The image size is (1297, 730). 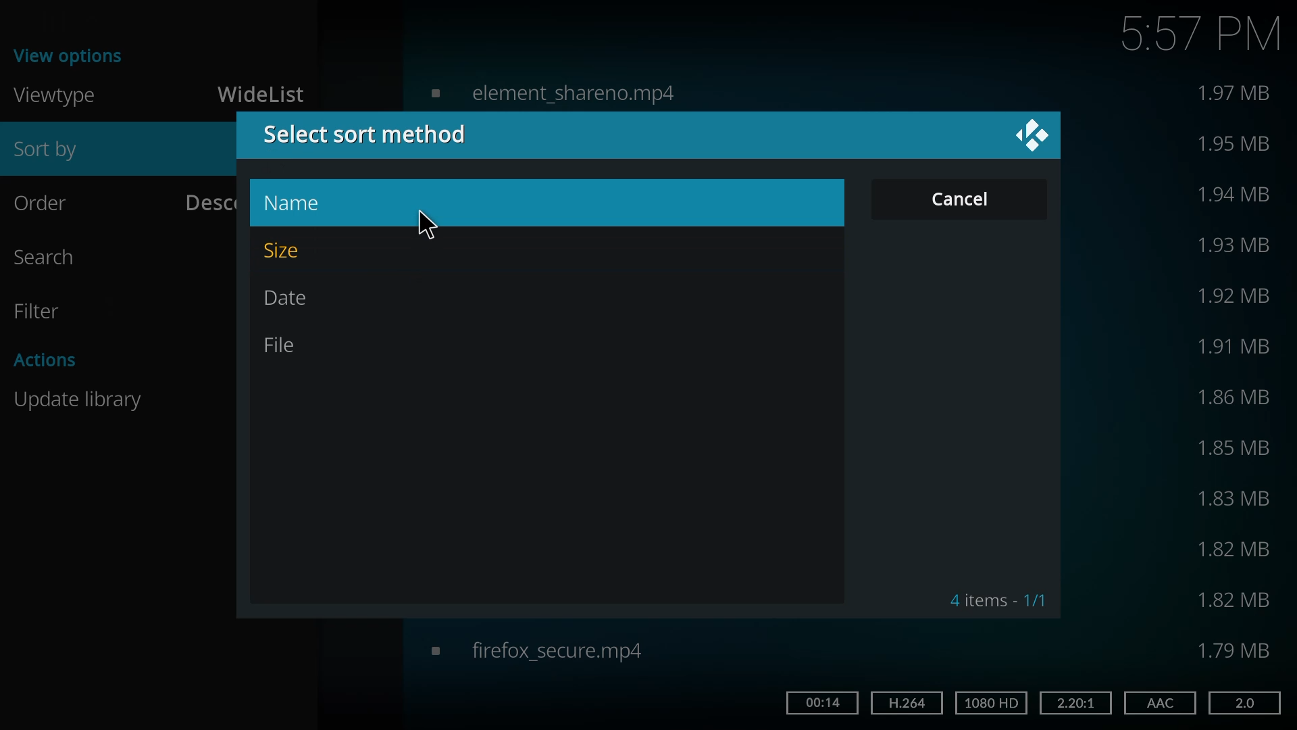 What do you see at coordinates (1238, 447) in the screenshot?
I see `size` at bounding box center [1238, 447].